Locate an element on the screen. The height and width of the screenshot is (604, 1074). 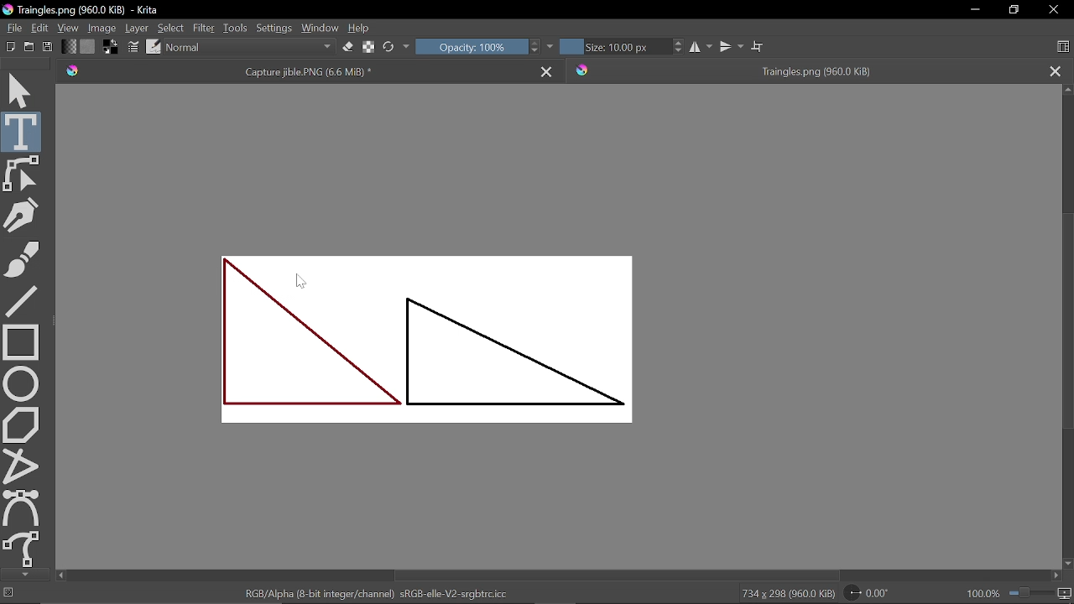
vertical scrollbar is located at coordinates (1065, 318).